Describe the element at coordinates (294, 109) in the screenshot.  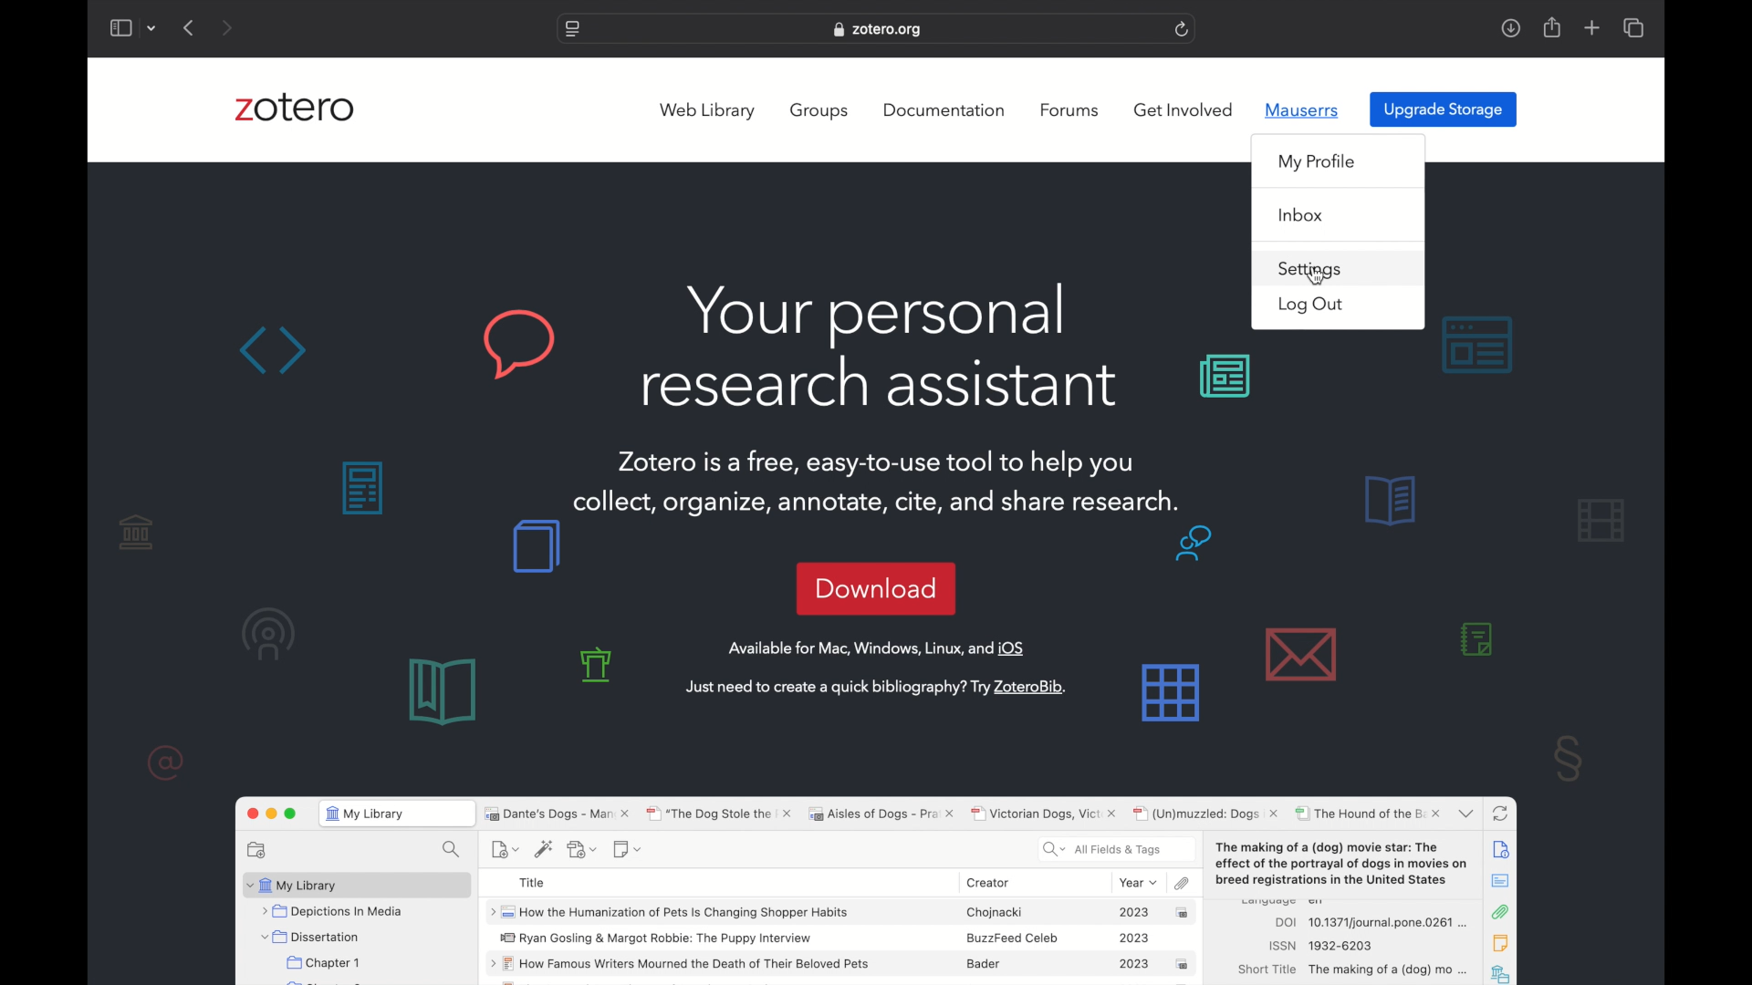
I see `zotero` at that location.